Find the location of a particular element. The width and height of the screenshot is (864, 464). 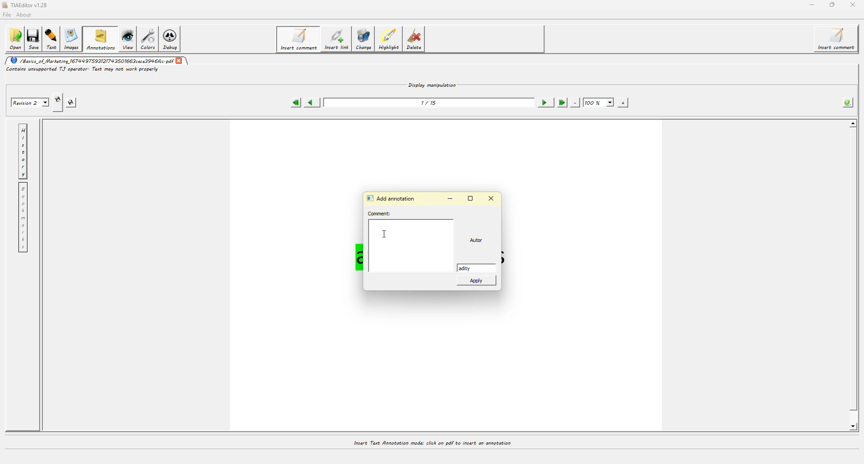

minimize is located at coordinates (810, 5).